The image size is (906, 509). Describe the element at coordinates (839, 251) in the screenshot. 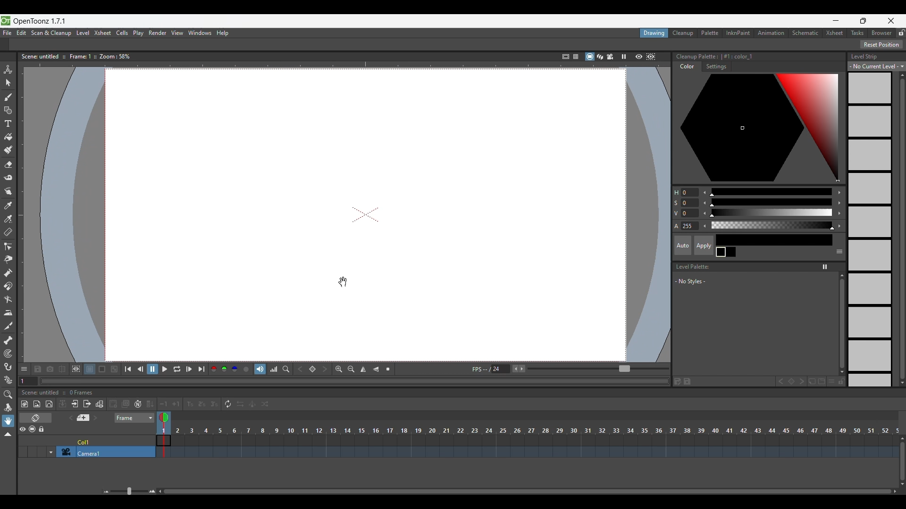

I see `Show or hide parts of the color page` at that location.